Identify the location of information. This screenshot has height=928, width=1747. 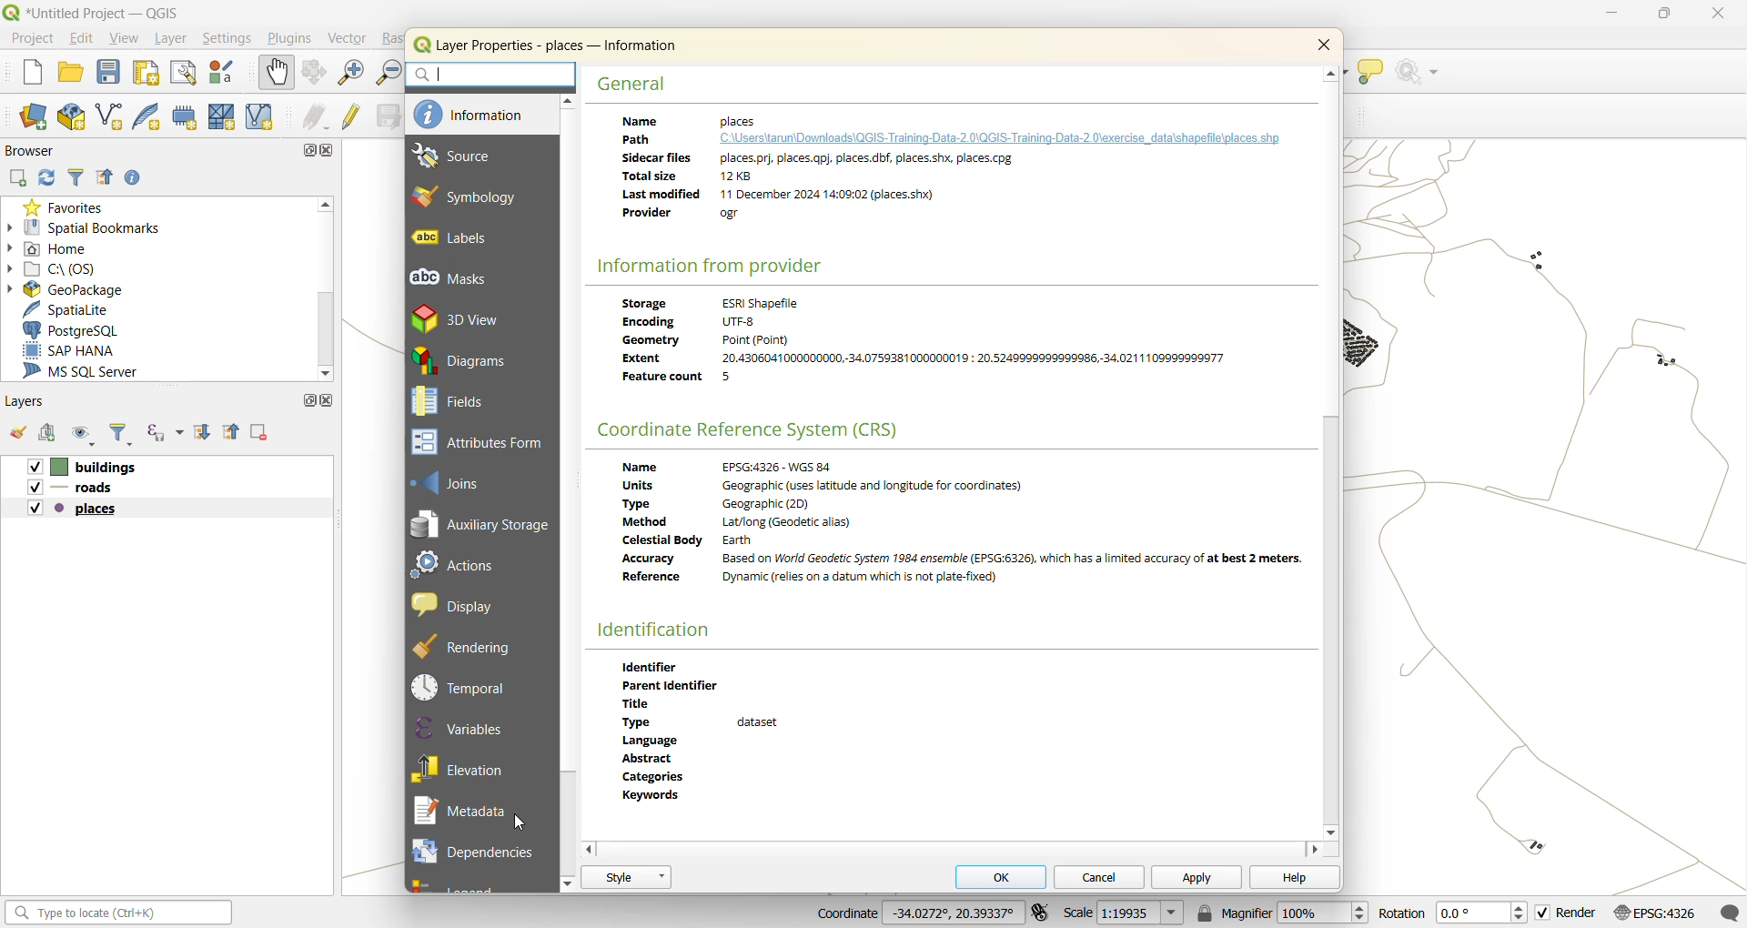
(480, 114).